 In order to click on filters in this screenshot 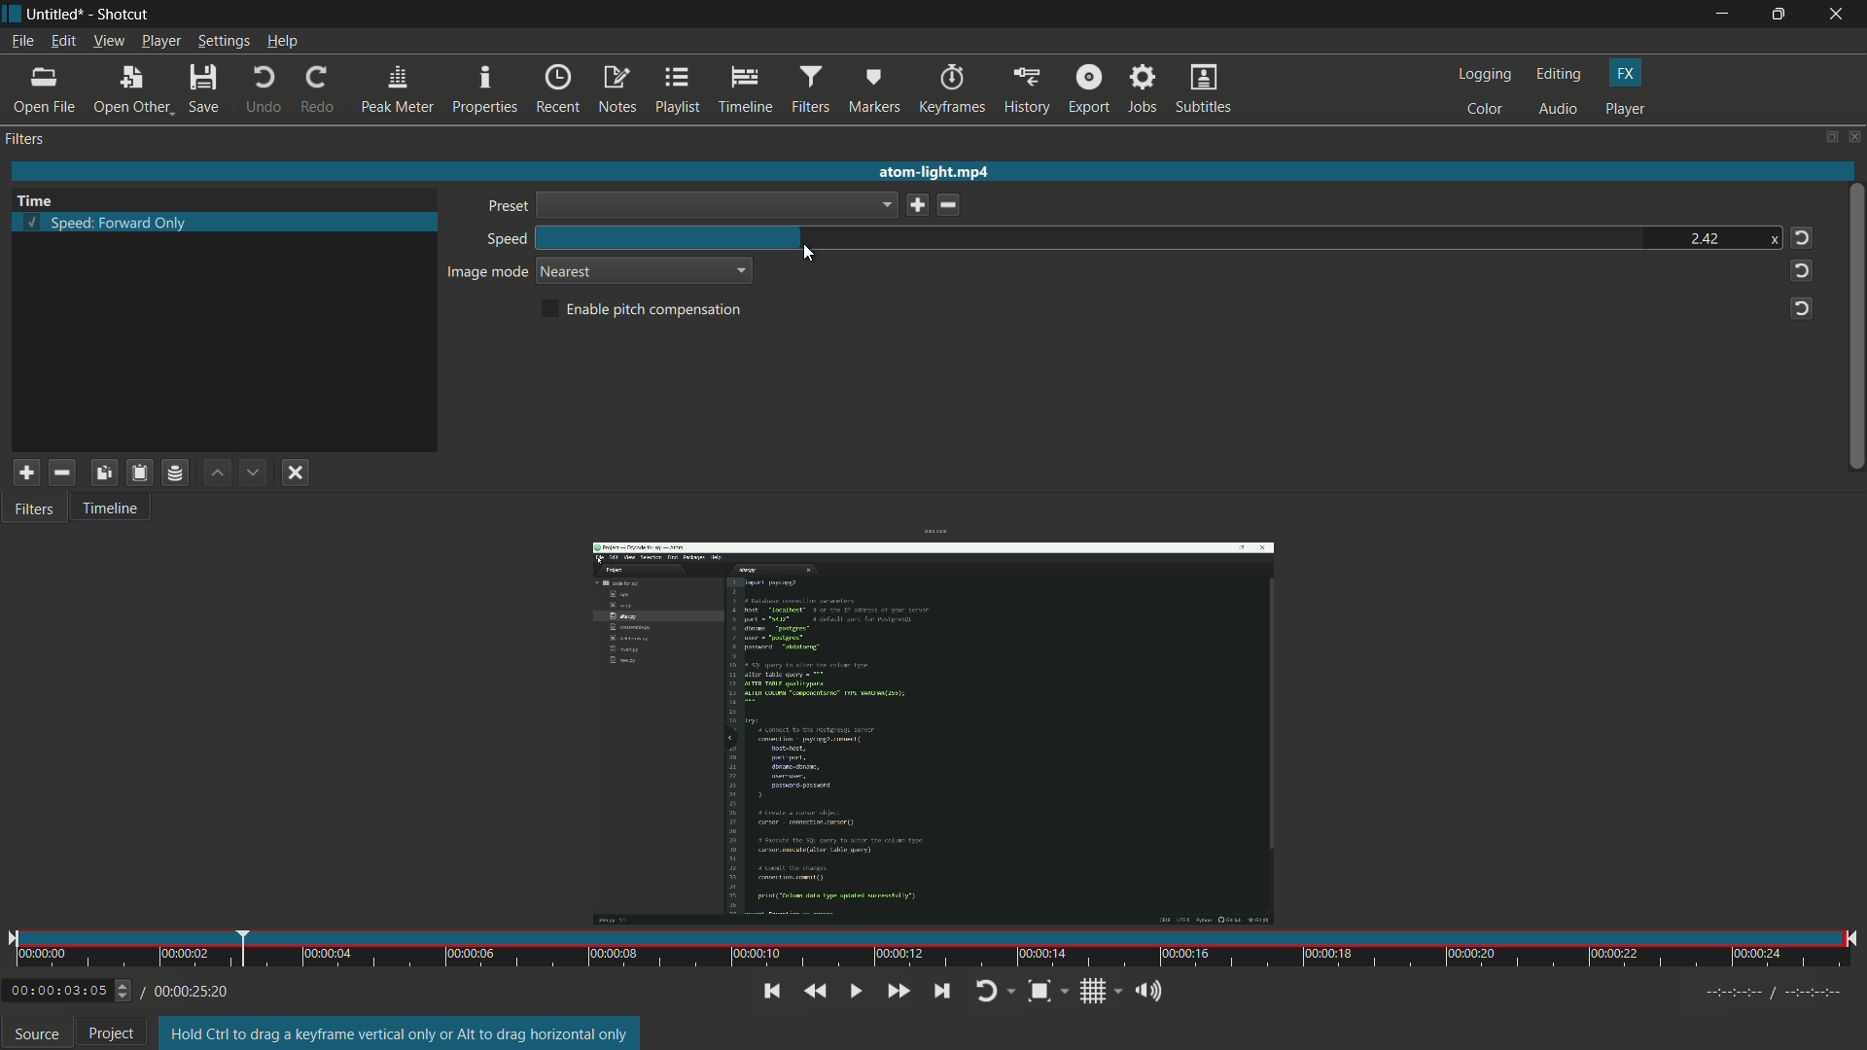, I will do `click(27, 139)`.